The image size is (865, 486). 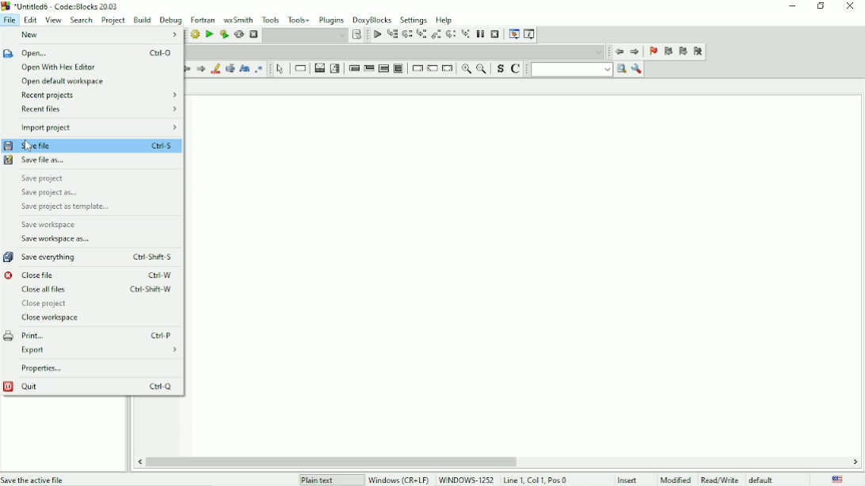 What do you see at coordinates (43, 178) in the screenshot?
I see `Save project` at bounding box center [43, 178].